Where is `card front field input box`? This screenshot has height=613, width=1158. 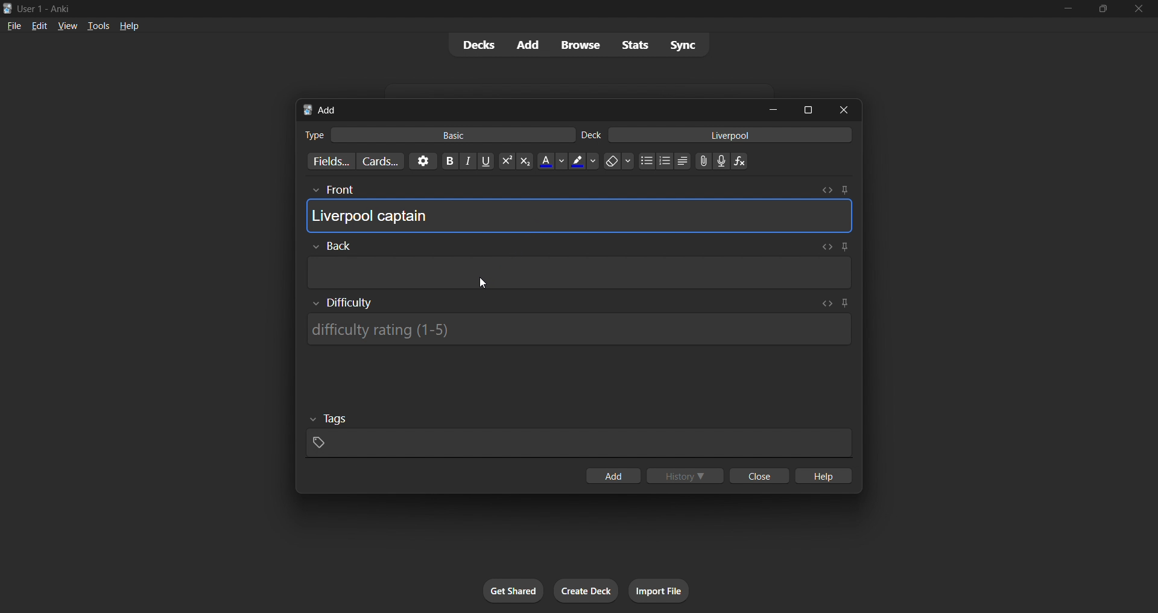
card front field input box is located at coordinates (579, 215).